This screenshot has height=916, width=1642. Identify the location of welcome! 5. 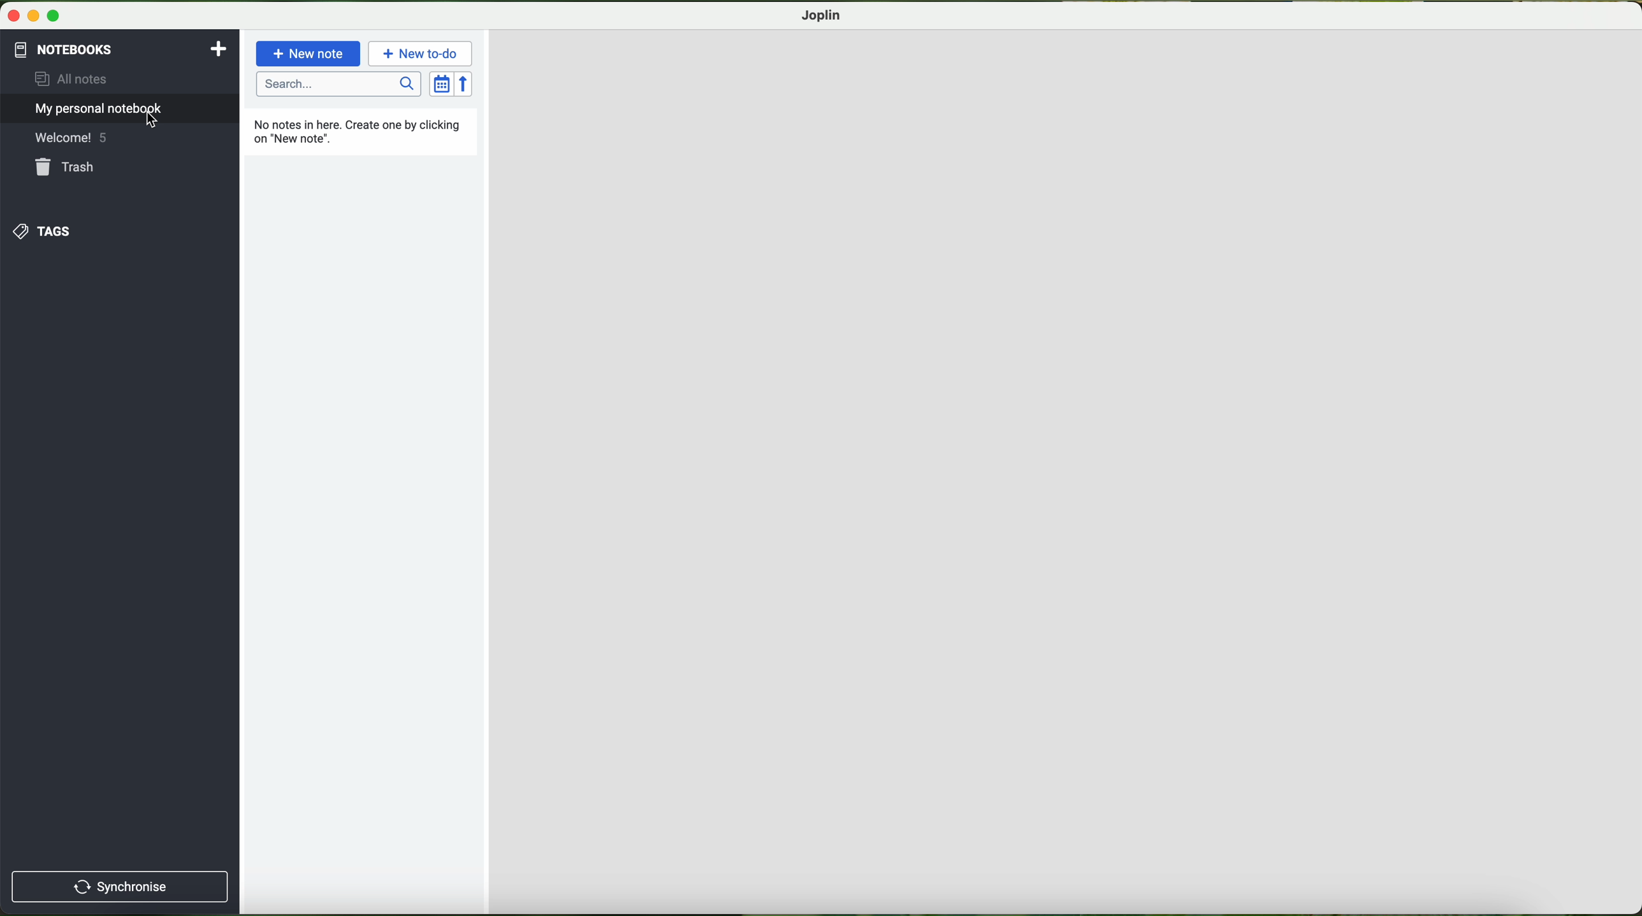
(69, 140).